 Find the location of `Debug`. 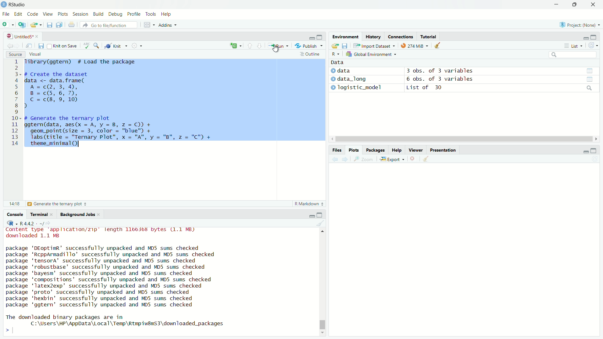

Debug is located at coordinates (114, 14).